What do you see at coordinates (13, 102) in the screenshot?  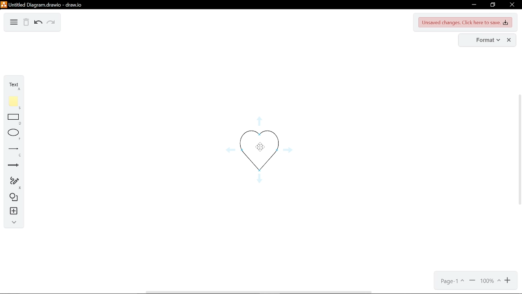 I see `note` at bounding box center [13, 102].